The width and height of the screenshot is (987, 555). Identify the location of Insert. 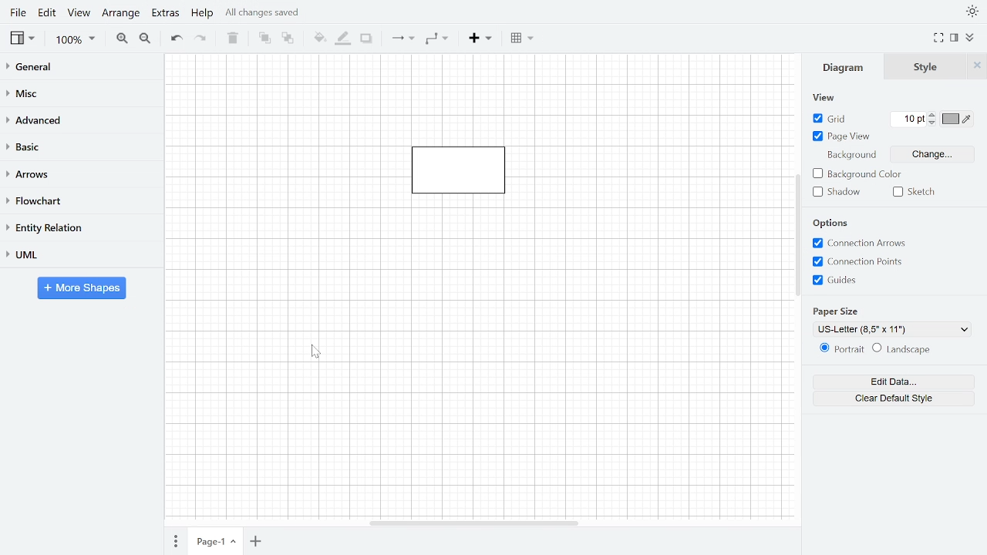
(483, 39).